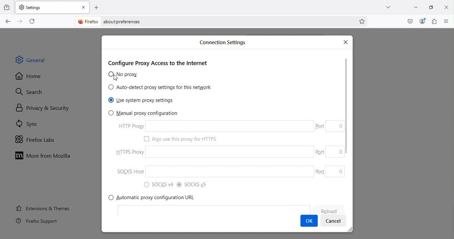 Image resolution: width=454 pixels, height=239 pixels. Describe the element at coordinates (159, 185) in the screenshot. I see `SOCKS v4` at that location.